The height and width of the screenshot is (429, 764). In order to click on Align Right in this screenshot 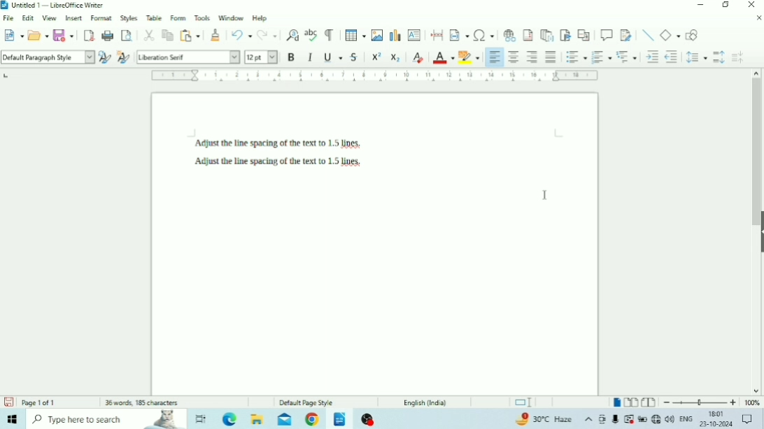, I will do `click(531, 57)`.